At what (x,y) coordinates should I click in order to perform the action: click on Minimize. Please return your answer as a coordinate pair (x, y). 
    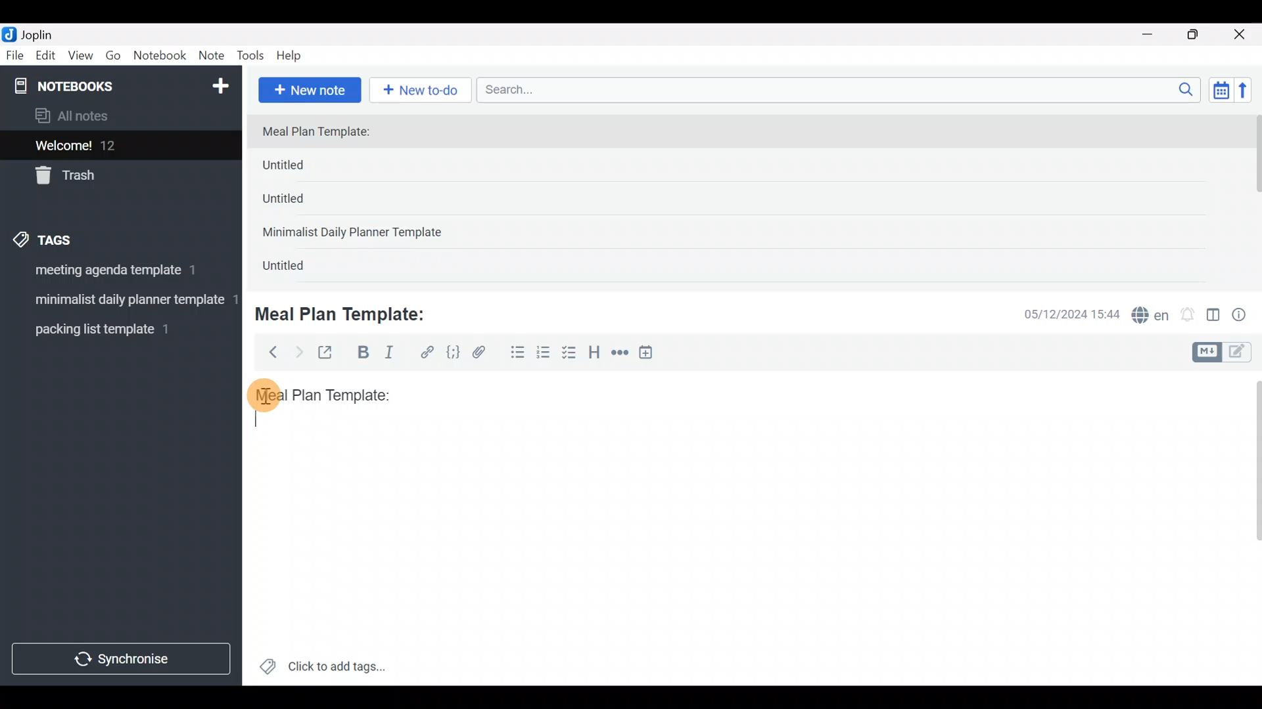
    Looking at the image, I should click on (1155, 33).